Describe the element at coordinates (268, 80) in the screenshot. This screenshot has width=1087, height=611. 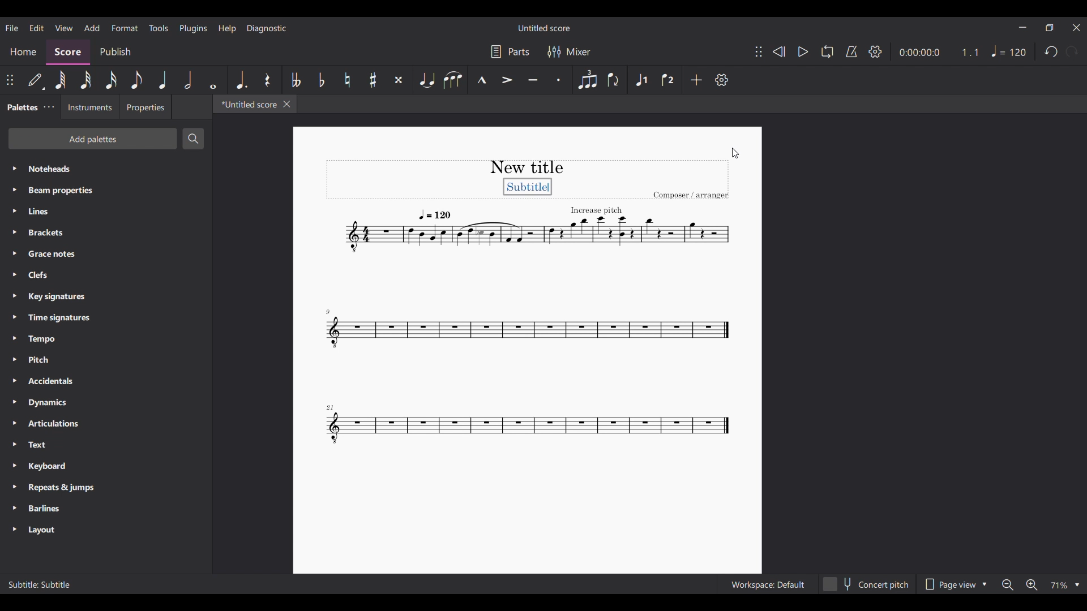
I see `Rest` at that location.